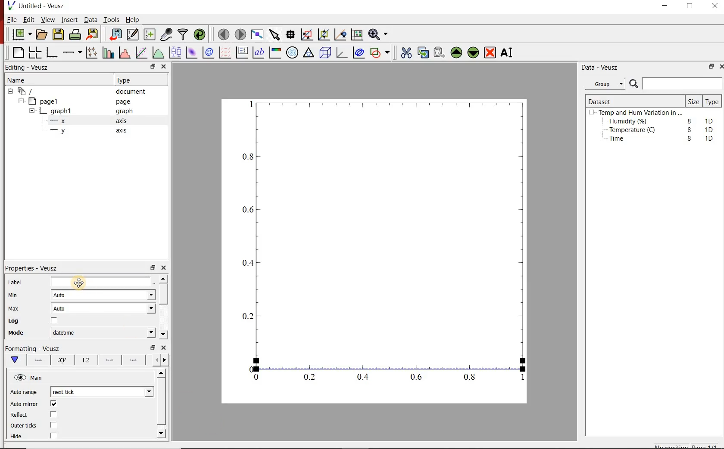 The height and width of the screenshot is (449, 724). Describe the element at coordinates (39, 360) in the screenshot. I see `axis line` at that location.